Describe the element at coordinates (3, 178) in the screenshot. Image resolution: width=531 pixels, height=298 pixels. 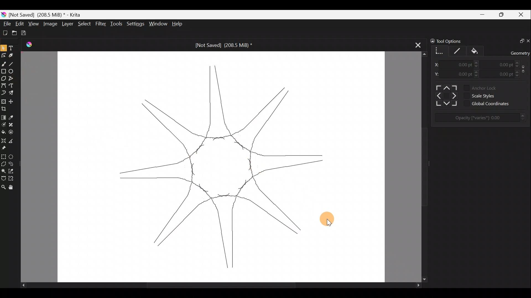
I see `Bezier curve selection tool` at that location.